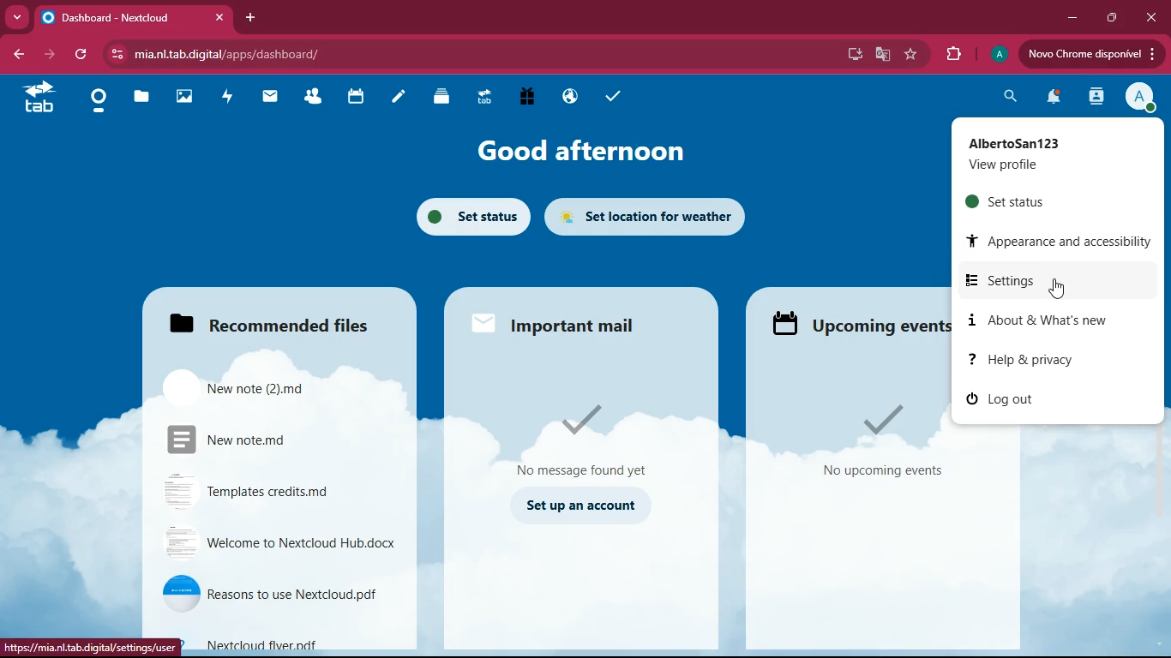  What do you see at coordinates (184, 99) in the screenshot?
I see `images` at bounding box center [184, 99].